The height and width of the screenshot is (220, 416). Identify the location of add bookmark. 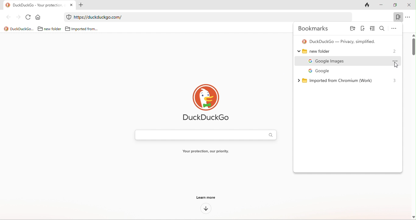
(362, 29).